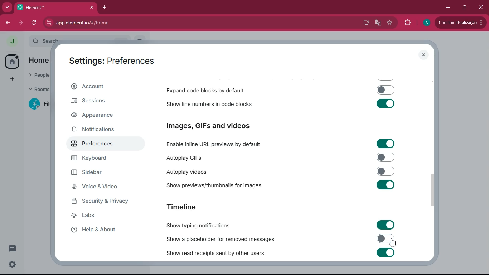 The width and height of the screenshot is (489, 275). What do you see at coordinates (205, 225) in the screenshot?
I see `show typing notifications` at bounding box center [205, 225].